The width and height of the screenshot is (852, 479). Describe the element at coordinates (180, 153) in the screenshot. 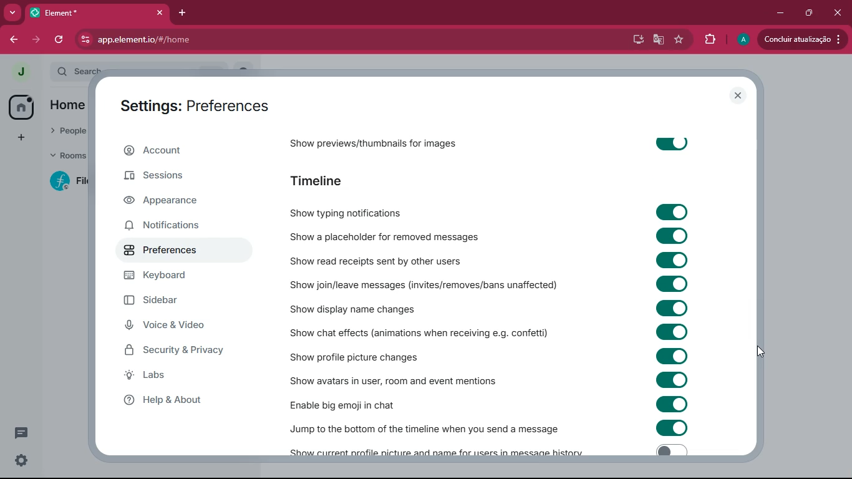

I see `account` at that location.